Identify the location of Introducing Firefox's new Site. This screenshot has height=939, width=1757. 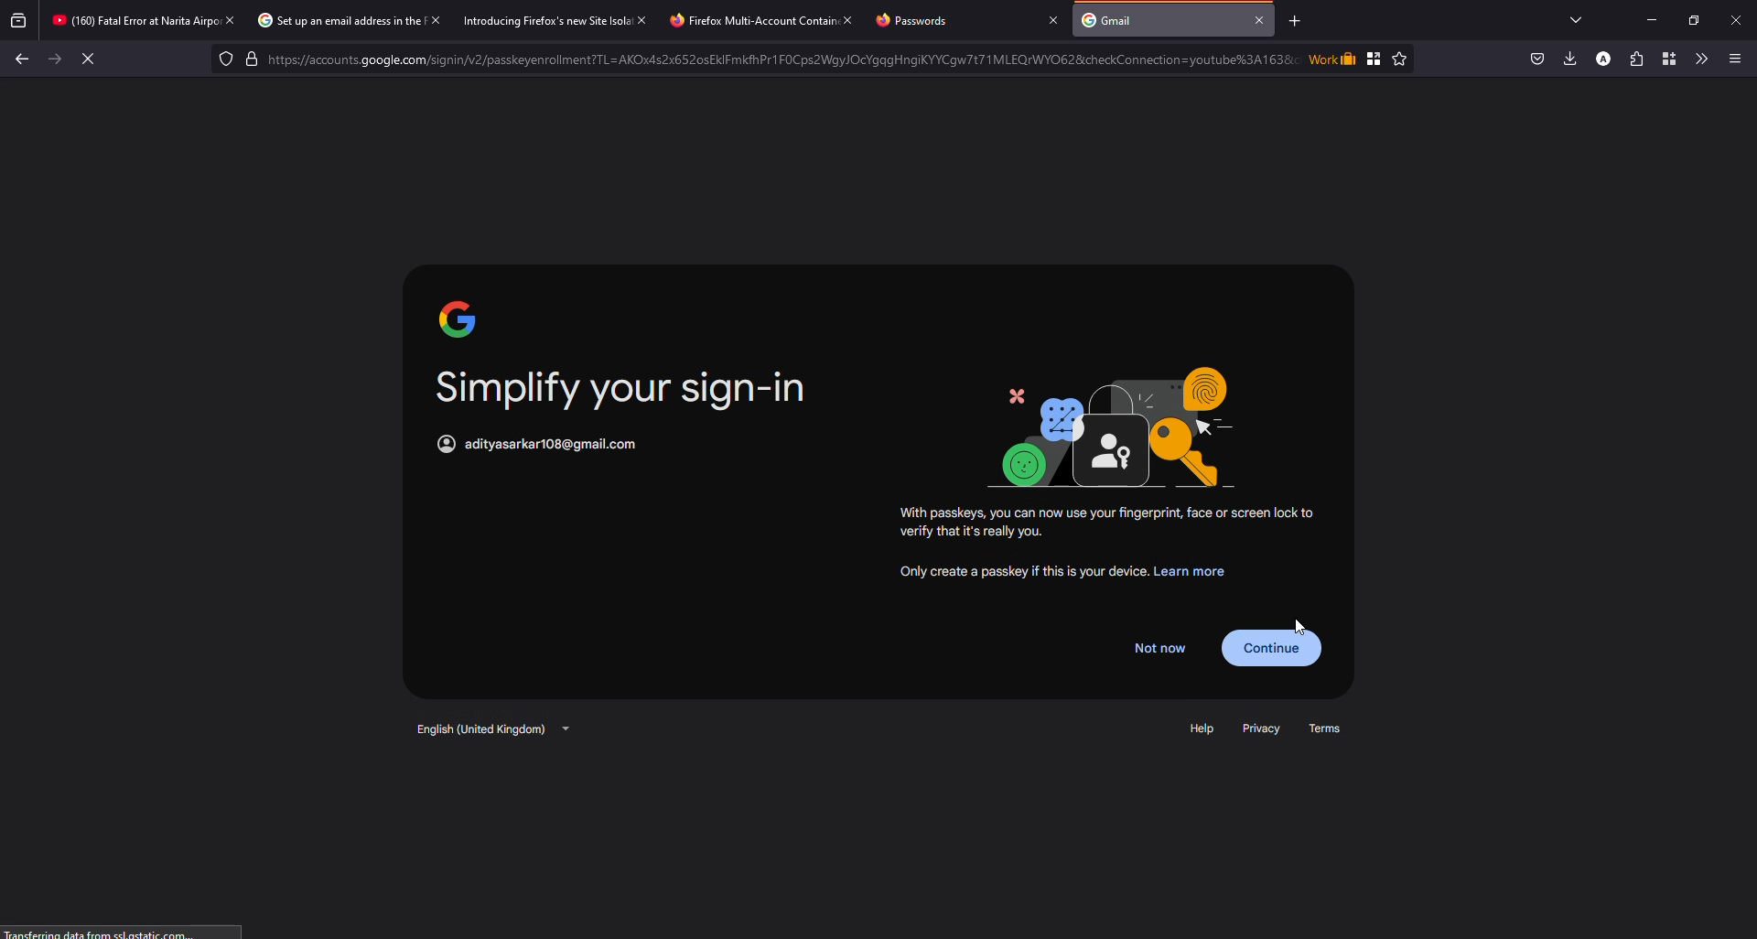
(534, 23).